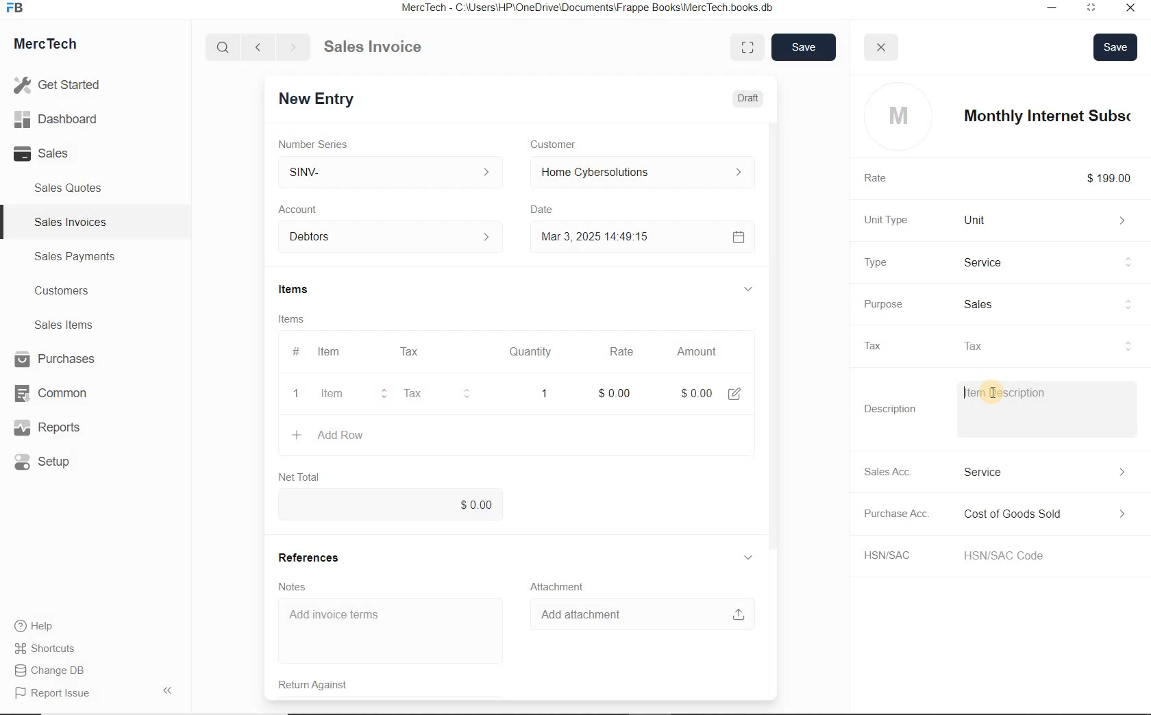 The image size is (1151, 715). What do you see at coordinates (531, 352) in the screenshot?
I see `Quantity` at bounding box center [531, 352].